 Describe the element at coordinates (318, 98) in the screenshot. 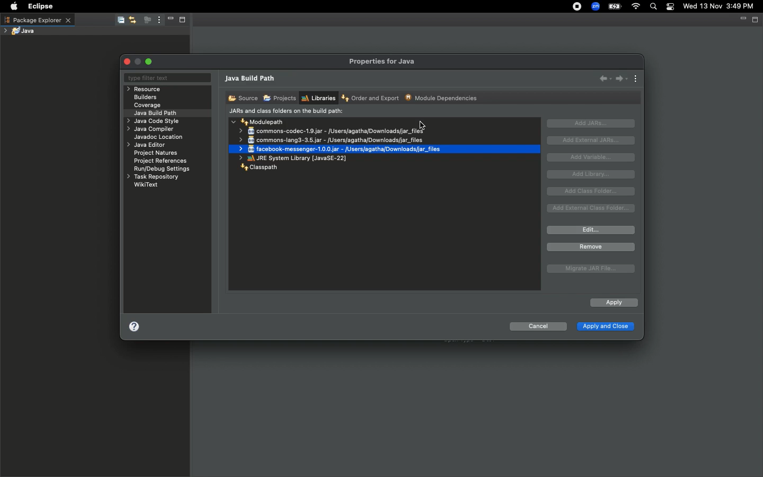

I see `Libraries` at that location.